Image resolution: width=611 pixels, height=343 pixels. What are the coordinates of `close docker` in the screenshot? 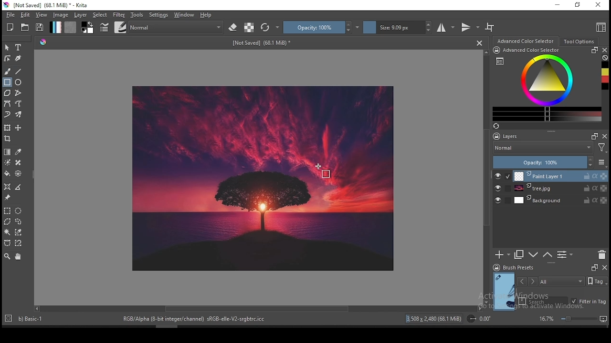 It's located at (605, 136).